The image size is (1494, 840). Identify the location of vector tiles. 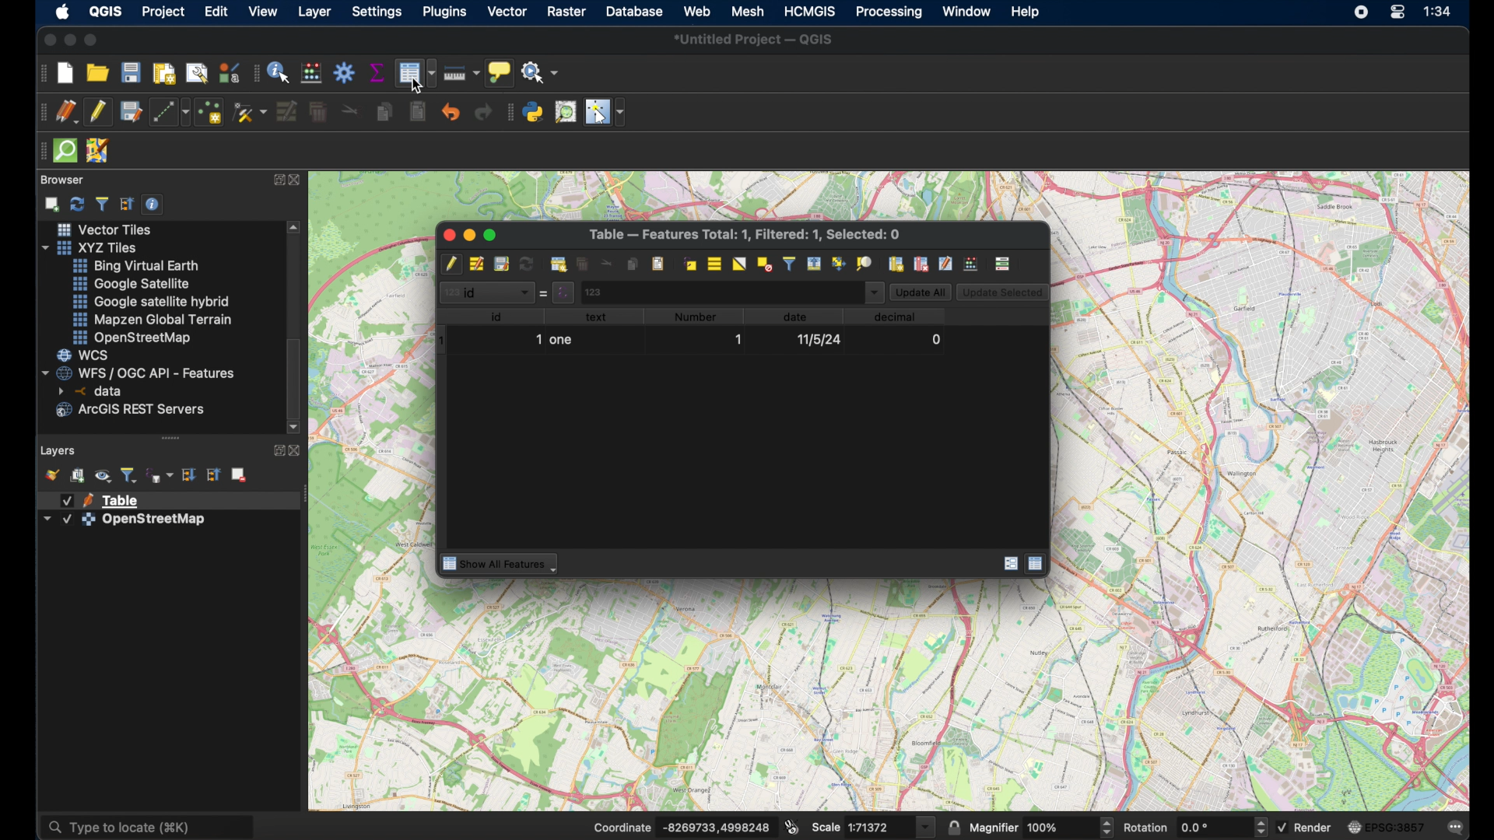
(106, 229).